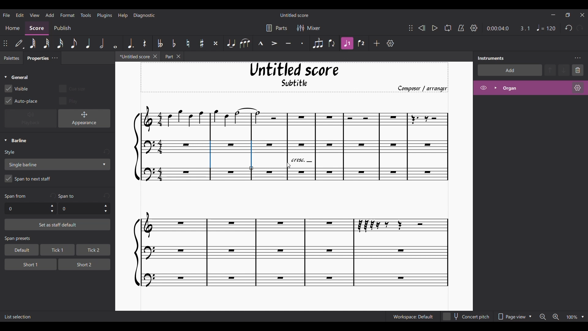 The image size is (588, 331). I want to click on Set as staff default, so click(58, 225).